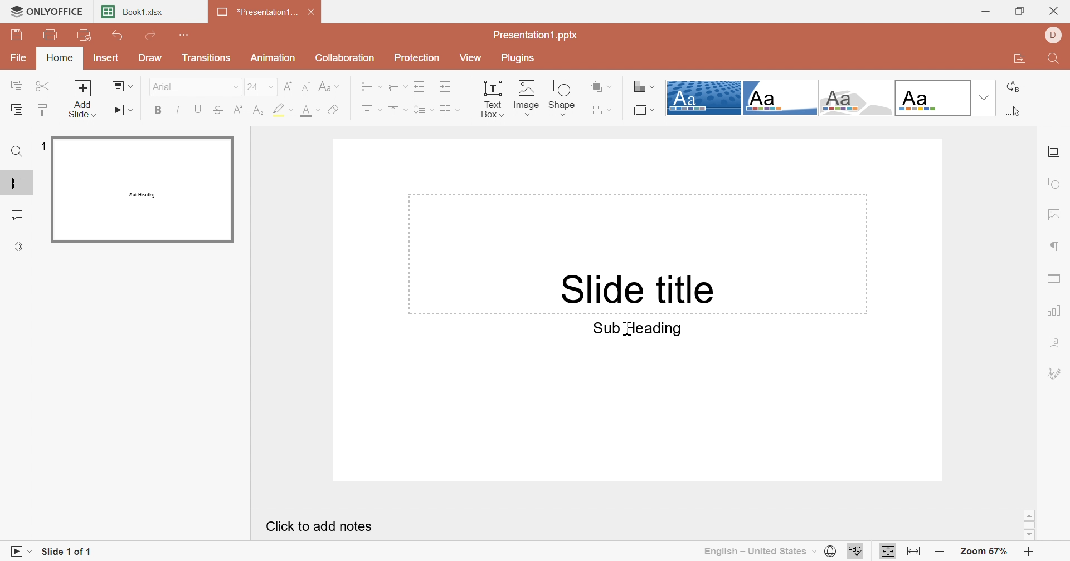 This screenshot has height=561, width=1070. Describe the element at coordinates (524, 59) in the screenshot. I see `Plugins` at that location.